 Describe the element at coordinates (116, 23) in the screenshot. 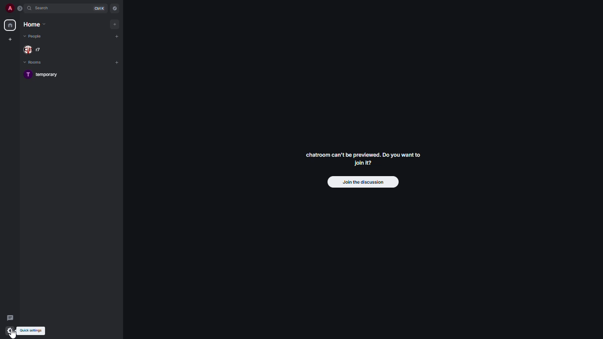

I see `add` at that location.